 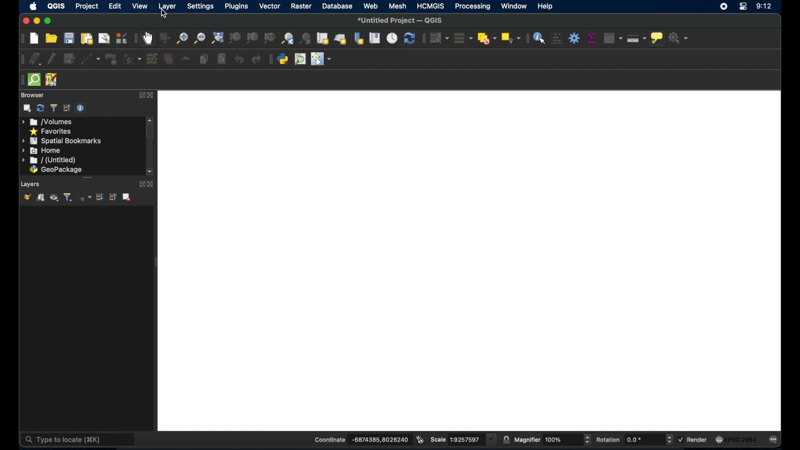 What do you see at coordinates (474, 7) in the screenshot?
I see `processing` at bounding box center [474, 7].